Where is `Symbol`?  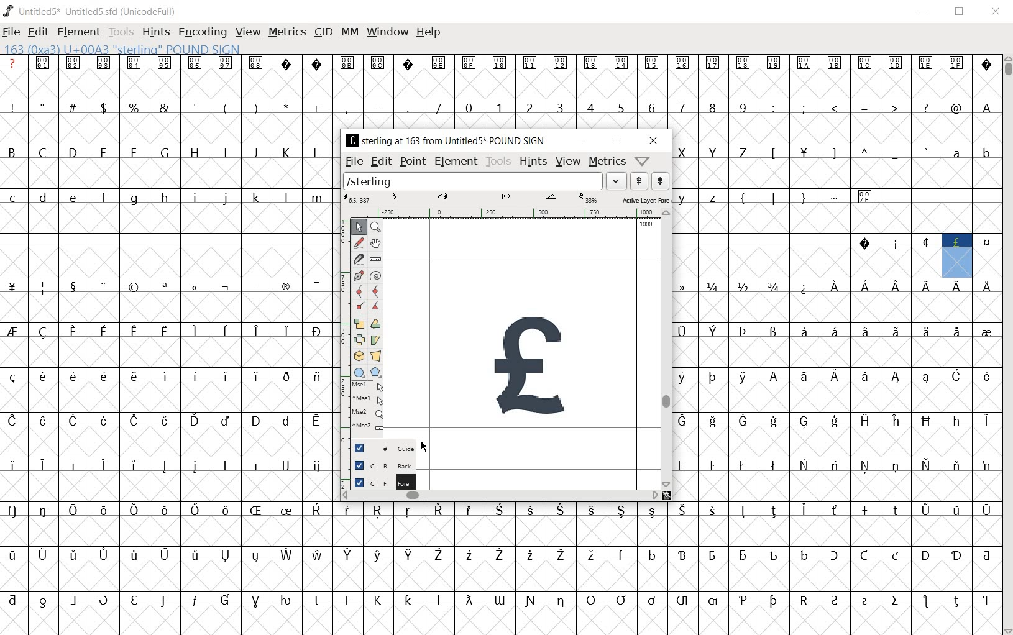
Symbol is located at coordinates (255, 511).